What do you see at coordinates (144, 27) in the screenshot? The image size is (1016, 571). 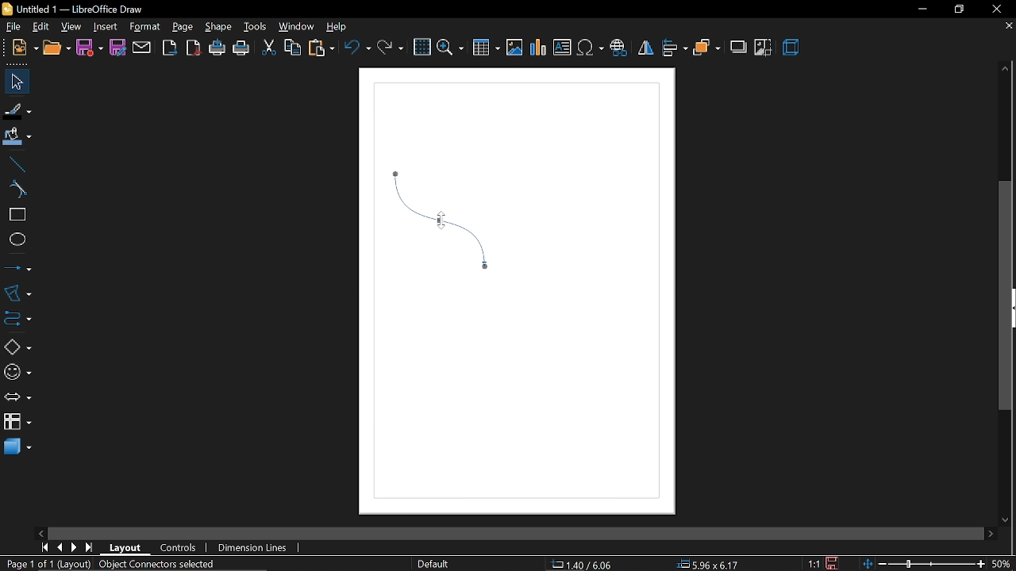 I see `format` at bounding box center [144, 27].